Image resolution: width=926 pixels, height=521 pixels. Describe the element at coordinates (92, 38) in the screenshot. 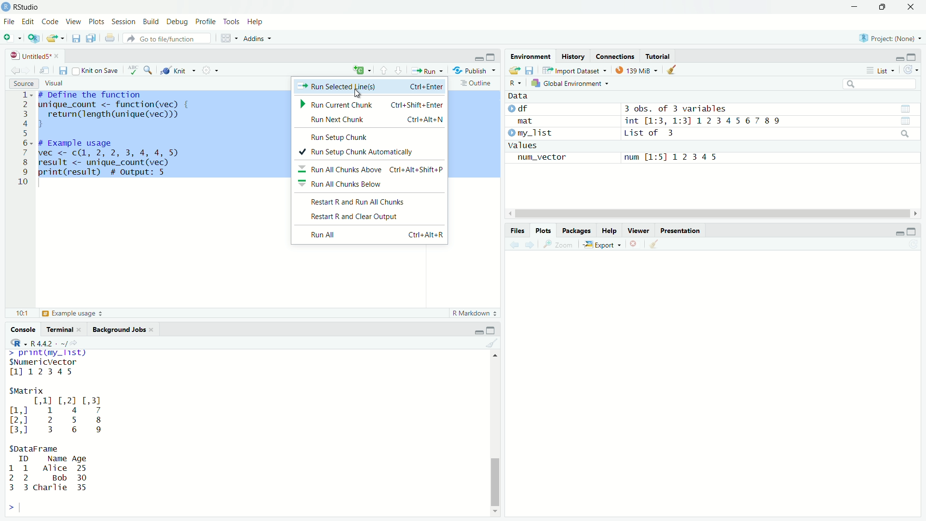

I see `save all` at that location.